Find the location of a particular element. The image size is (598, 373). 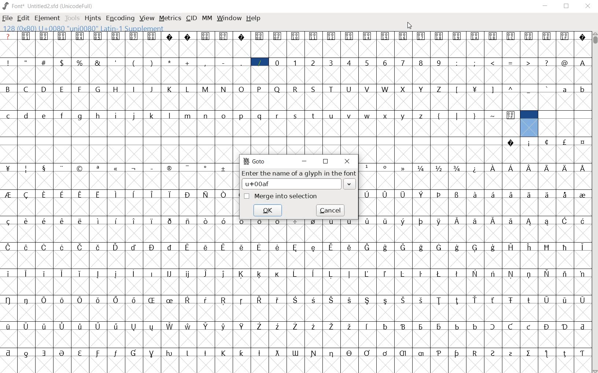

cell selected is located at coordinates (529, 123).